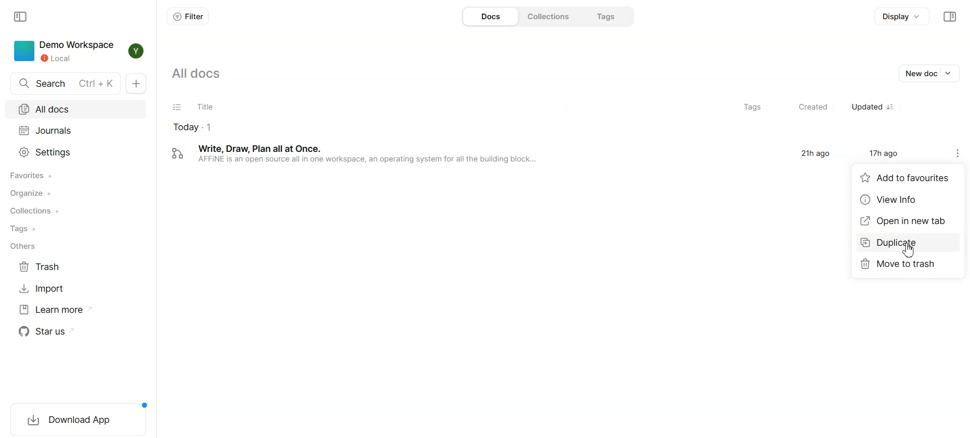  I want to click on Updated sorted, so click(875, 106).